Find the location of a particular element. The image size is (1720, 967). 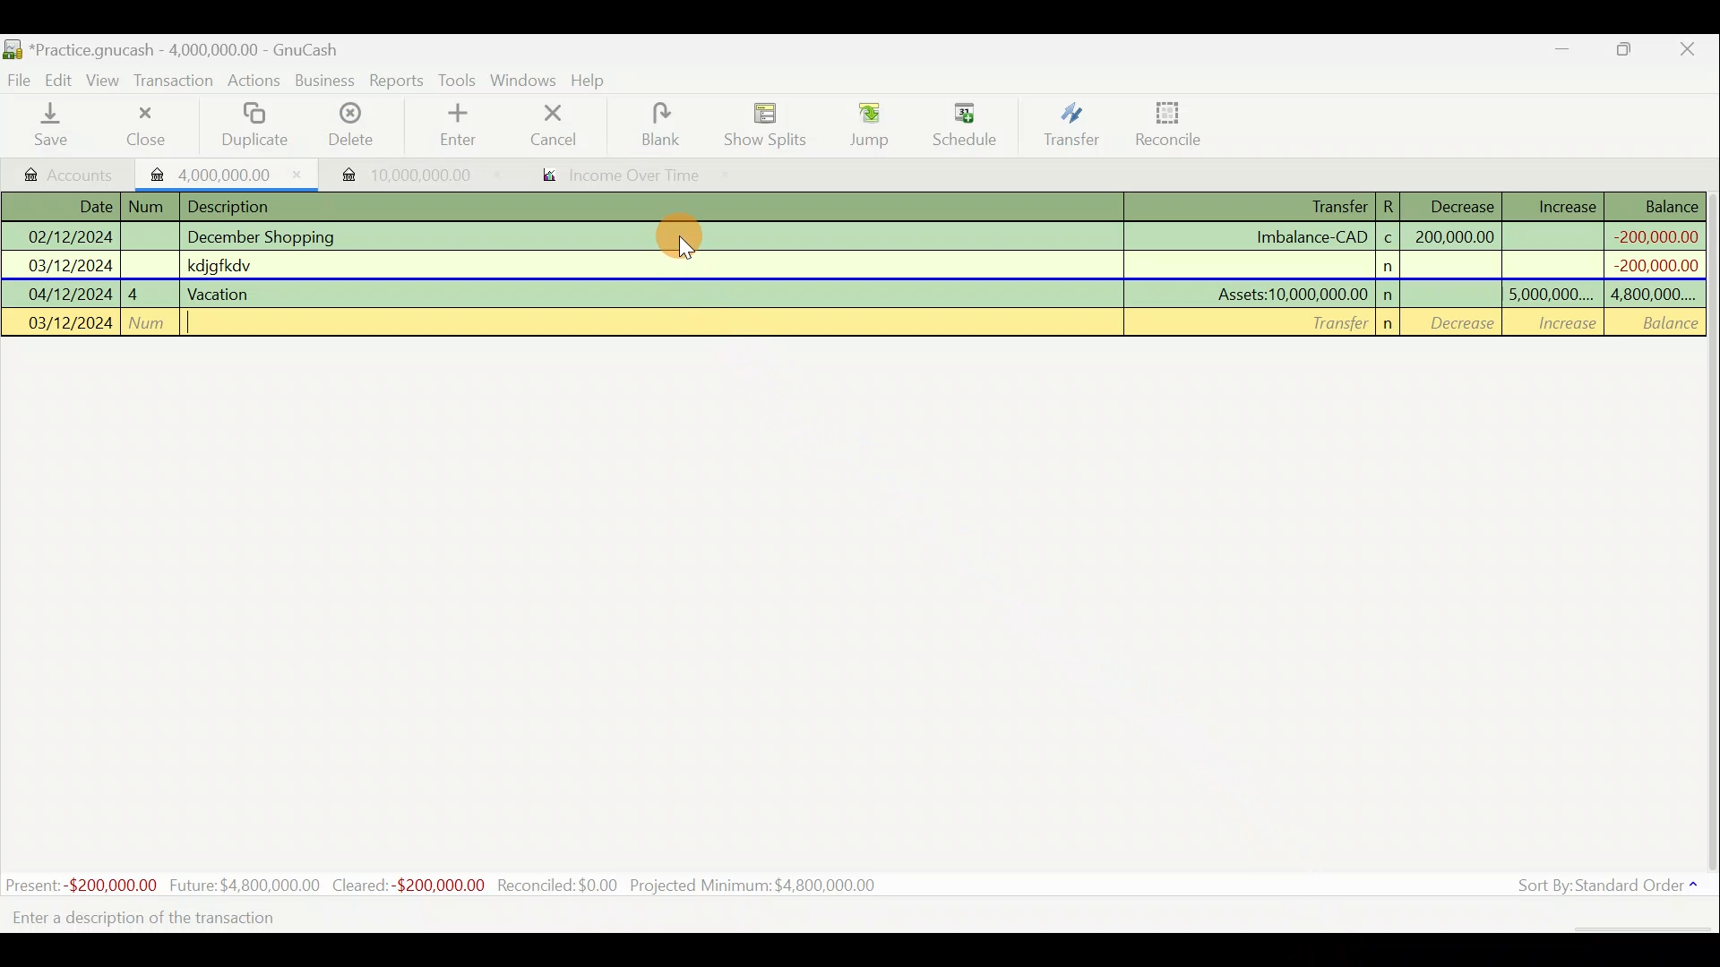

Save is located at coordinates (55, 124).